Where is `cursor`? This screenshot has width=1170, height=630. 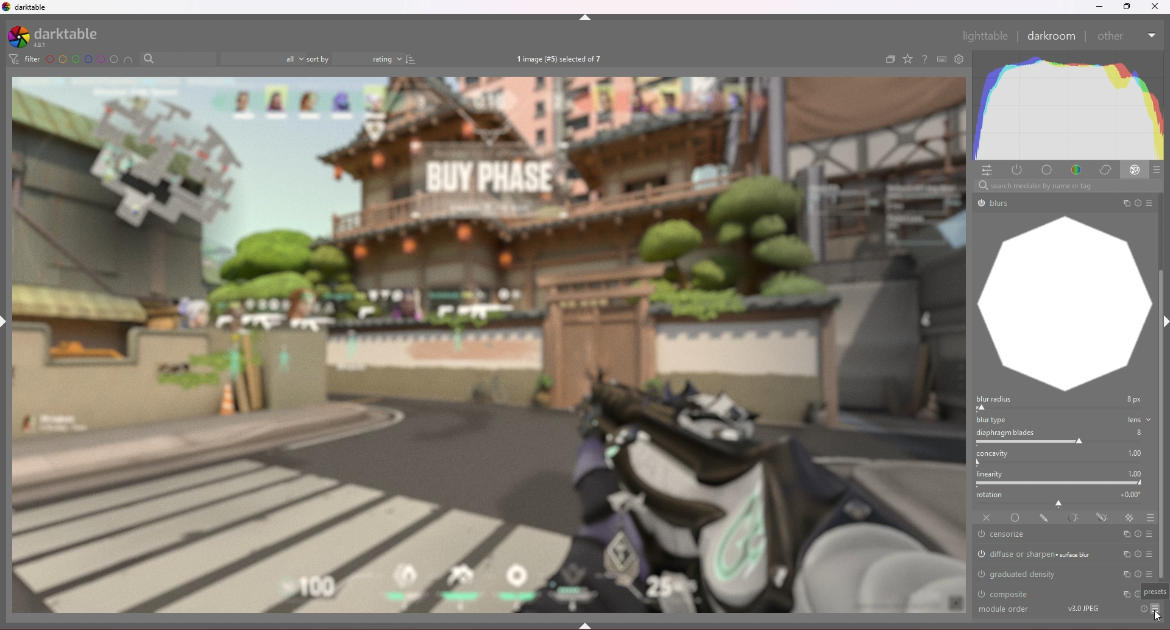 cursor is located at coordinates (1157, 614).